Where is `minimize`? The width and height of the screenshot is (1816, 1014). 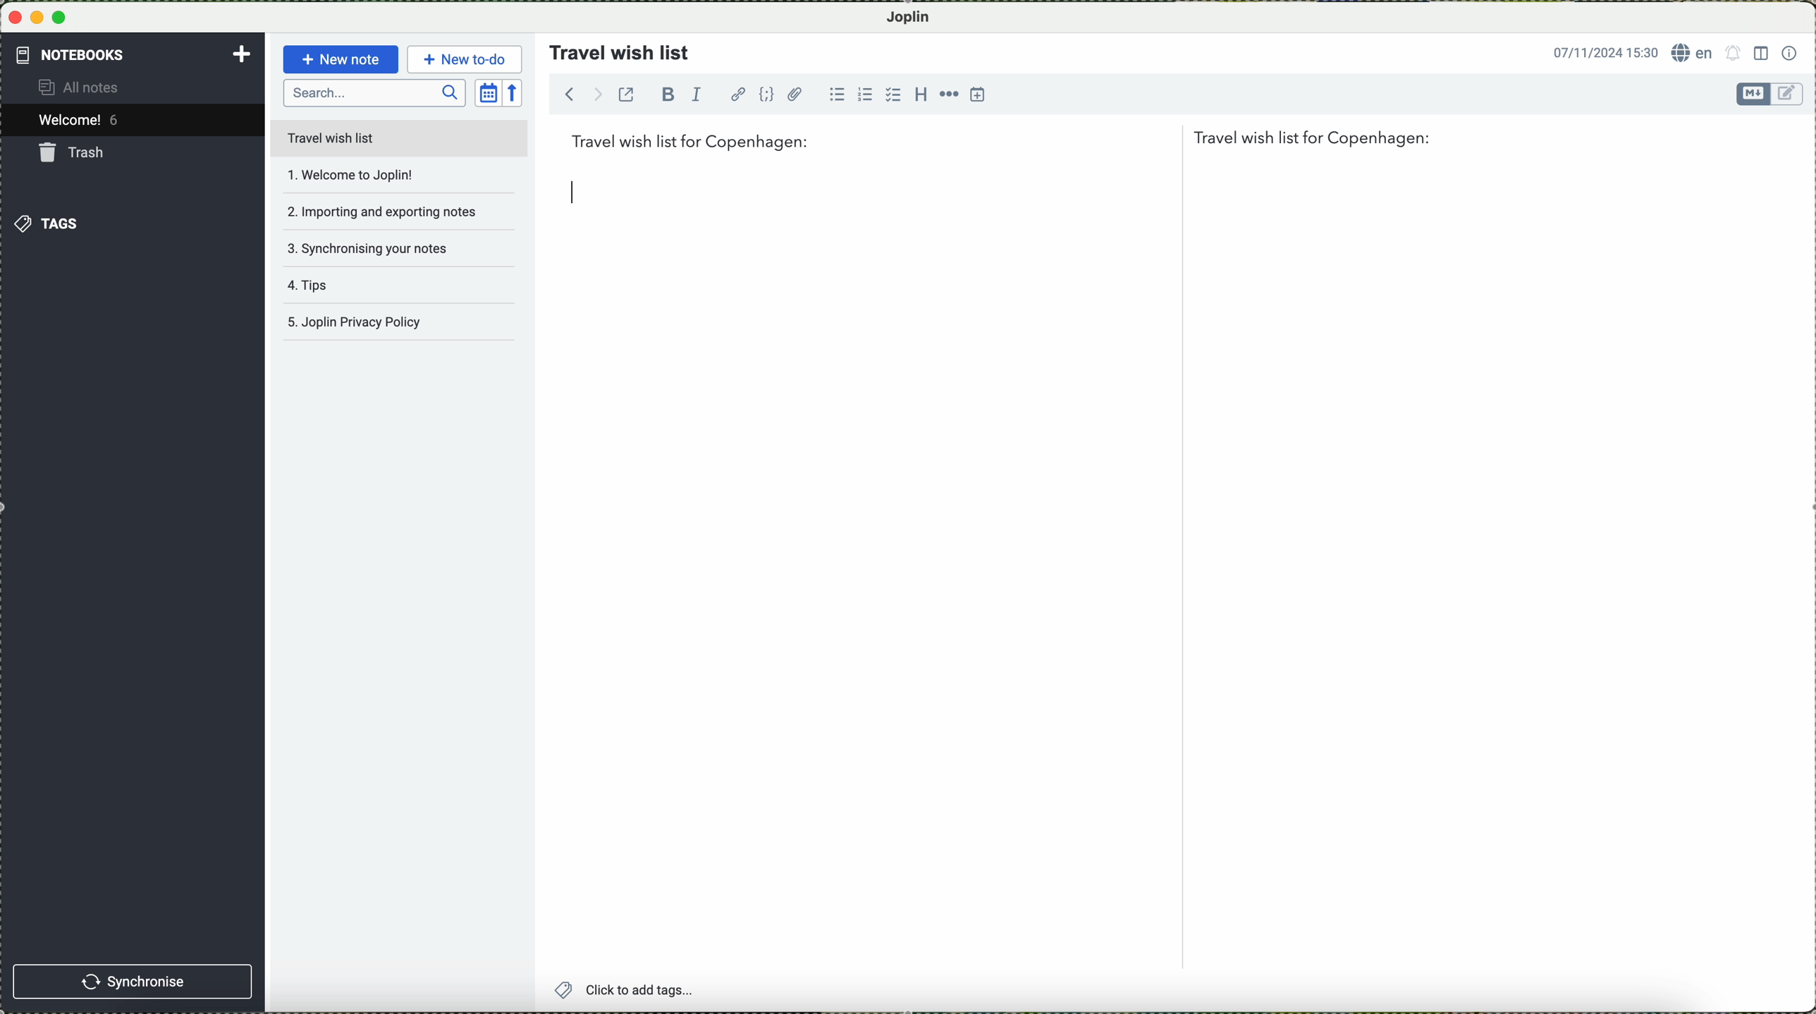
minimize is located at coordinates (38, 17).